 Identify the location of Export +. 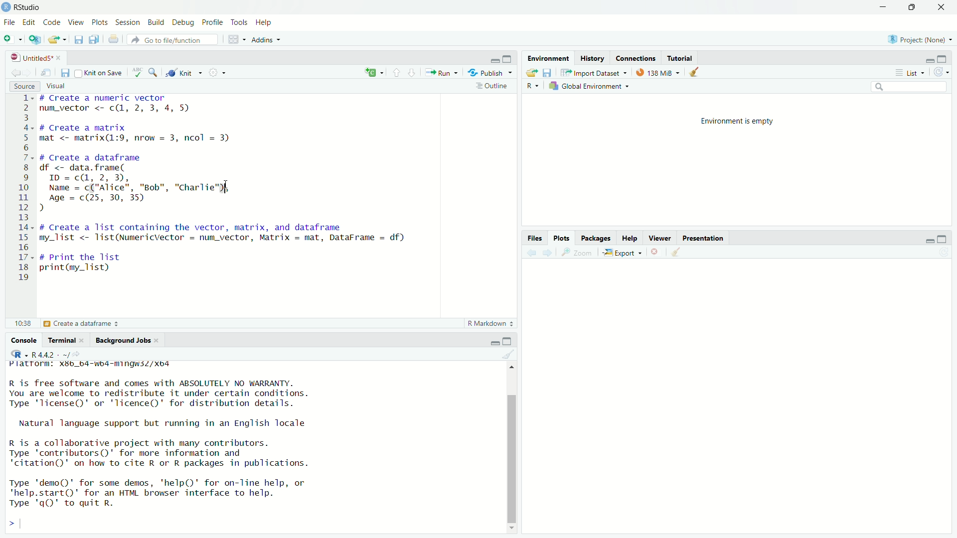
(624, 254).